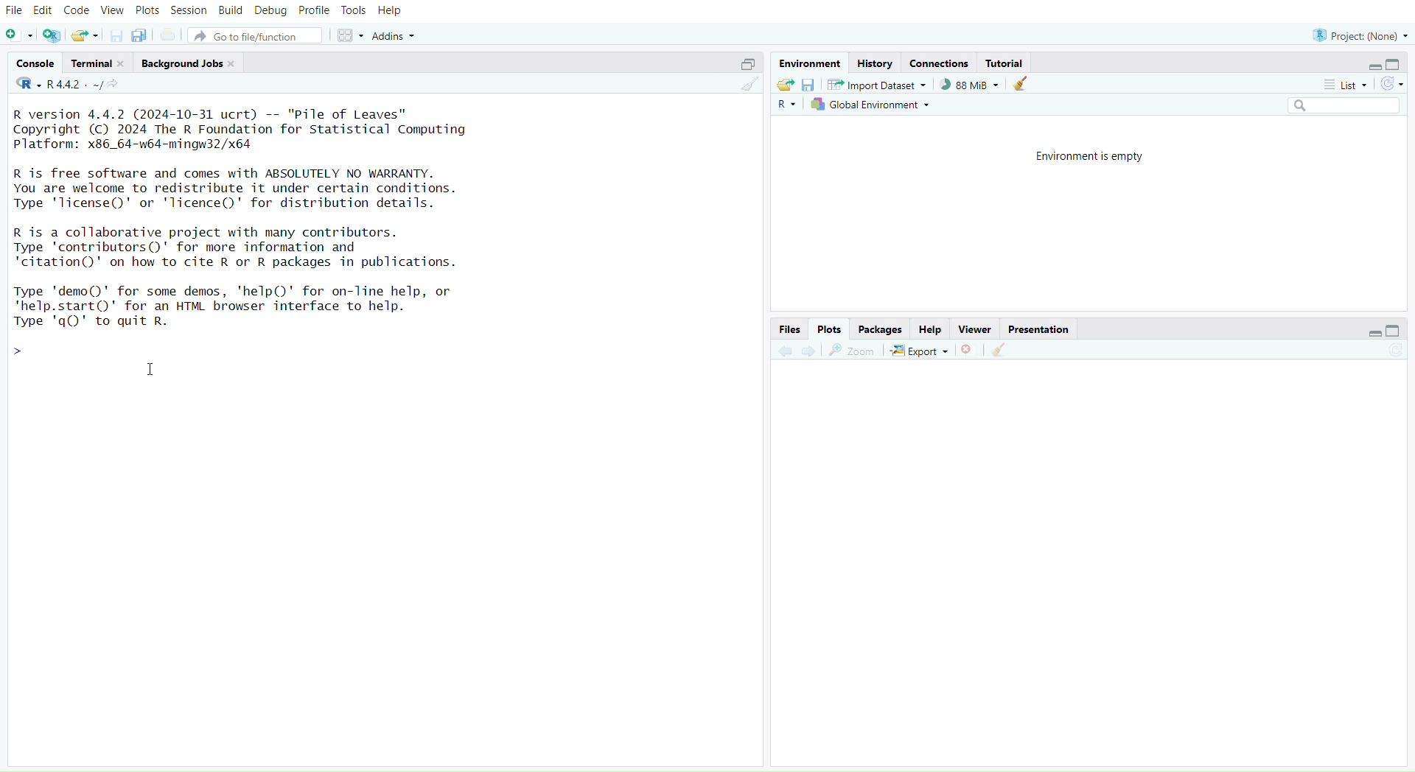 The image size is (1415, 772). I want to click on packages, so click(882, 330).